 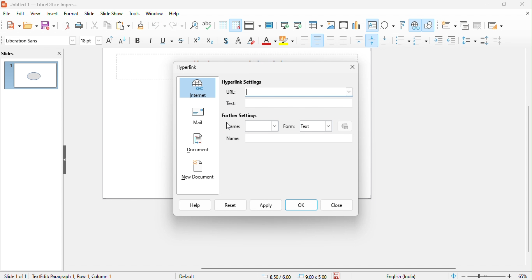 I want to click on decrease paragraph spacing, so click(x=502, y=40).